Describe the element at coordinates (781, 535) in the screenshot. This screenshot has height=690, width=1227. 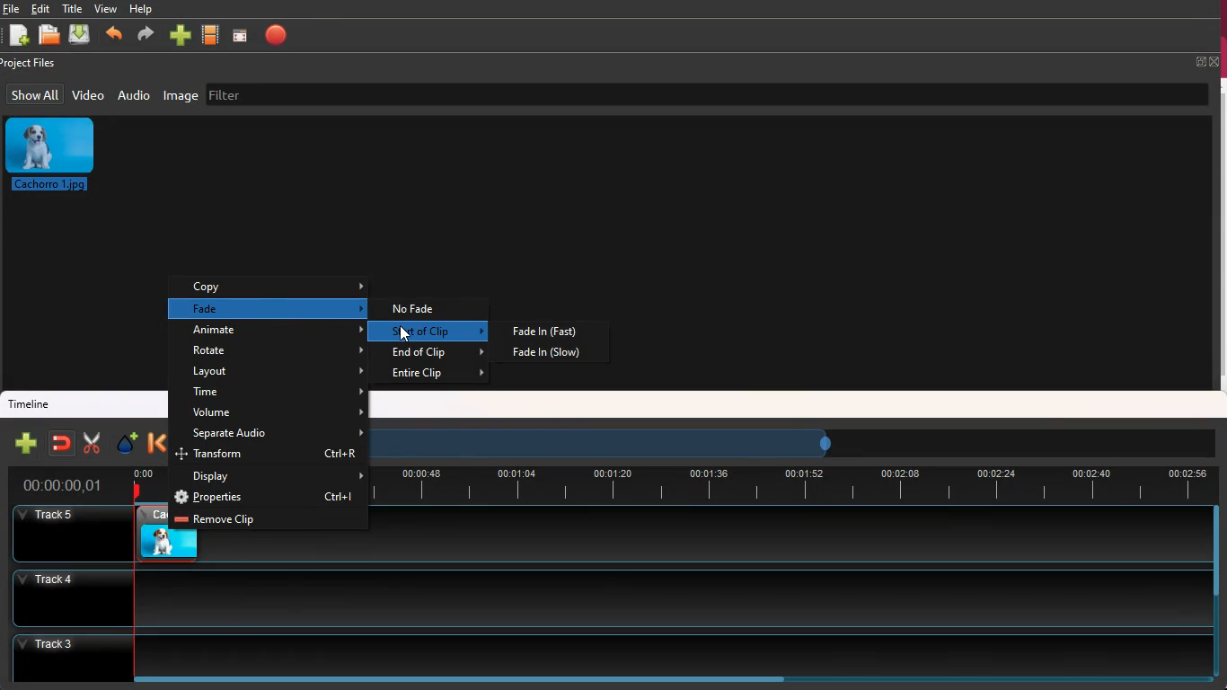
I see `track5` at that location.